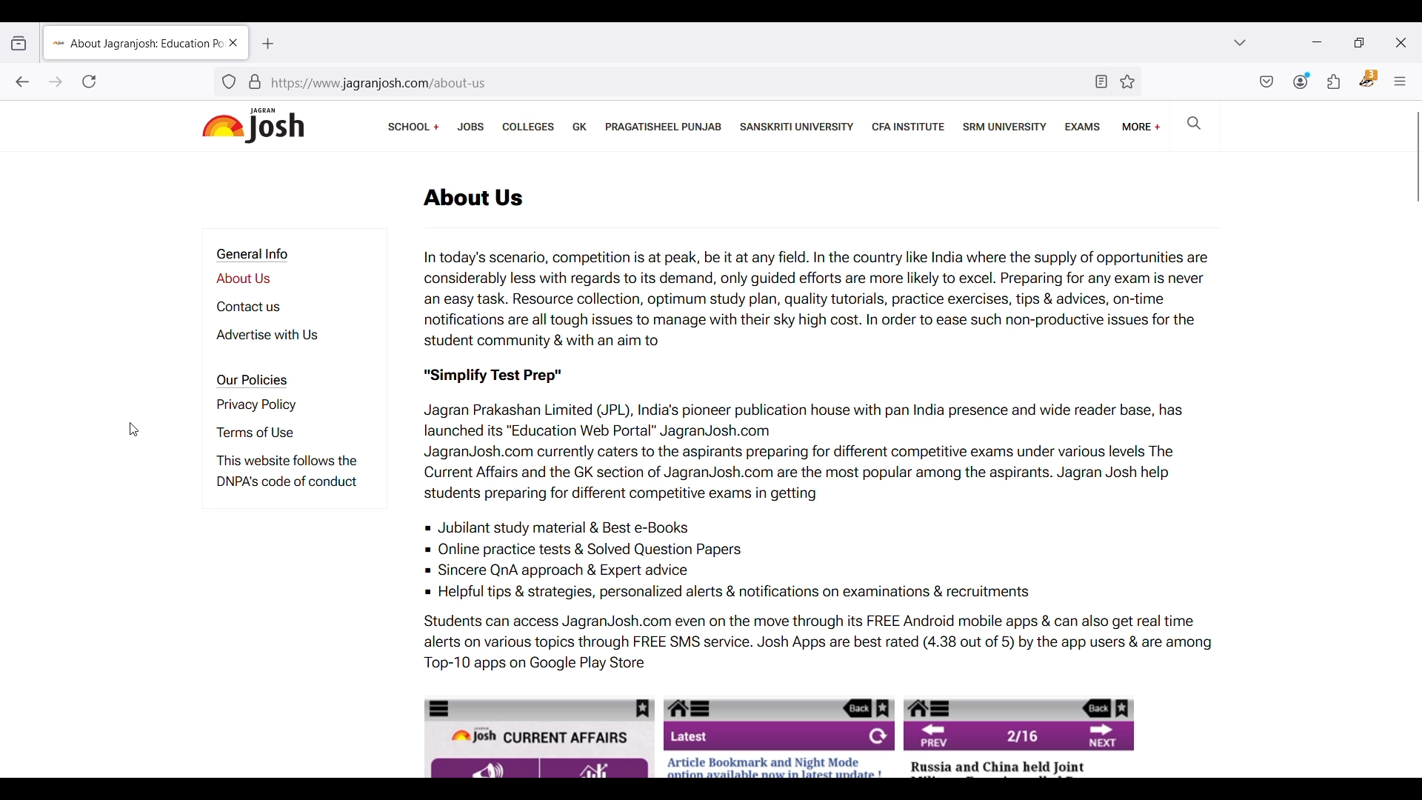  What do you see at coordinates (253, 381) in the screenshot?
I see `Section title - Our Policies` at bounding box center [253, 381].